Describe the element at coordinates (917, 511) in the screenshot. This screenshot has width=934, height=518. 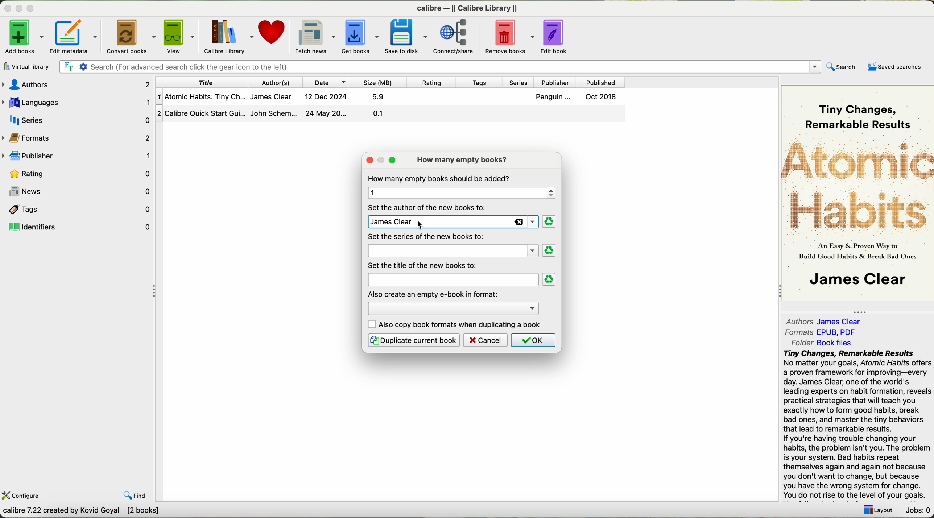
I see `Jobs: 0` at that location.